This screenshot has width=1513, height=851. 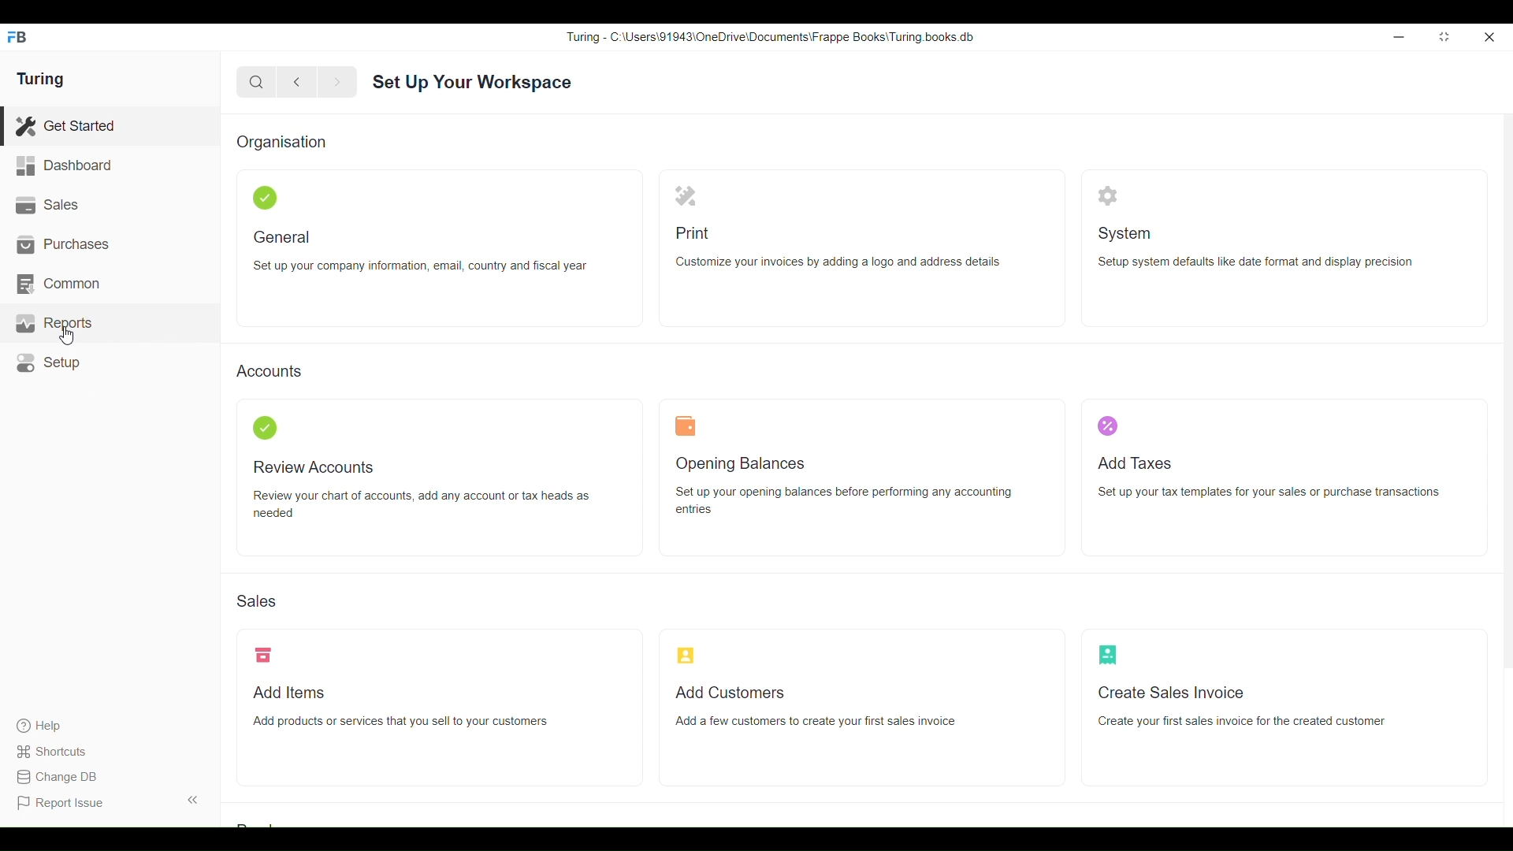 I want to click on Next, so click(x=337, y=83).